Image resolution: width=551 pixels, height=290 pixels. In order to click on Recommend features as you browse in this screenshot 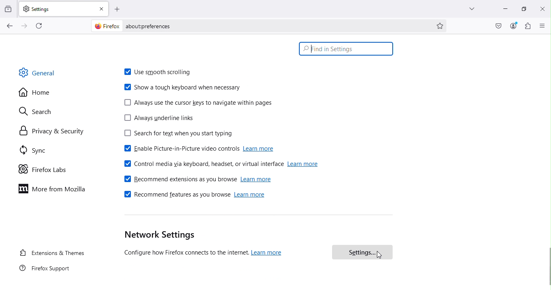, I will do `click(176, 196)`.